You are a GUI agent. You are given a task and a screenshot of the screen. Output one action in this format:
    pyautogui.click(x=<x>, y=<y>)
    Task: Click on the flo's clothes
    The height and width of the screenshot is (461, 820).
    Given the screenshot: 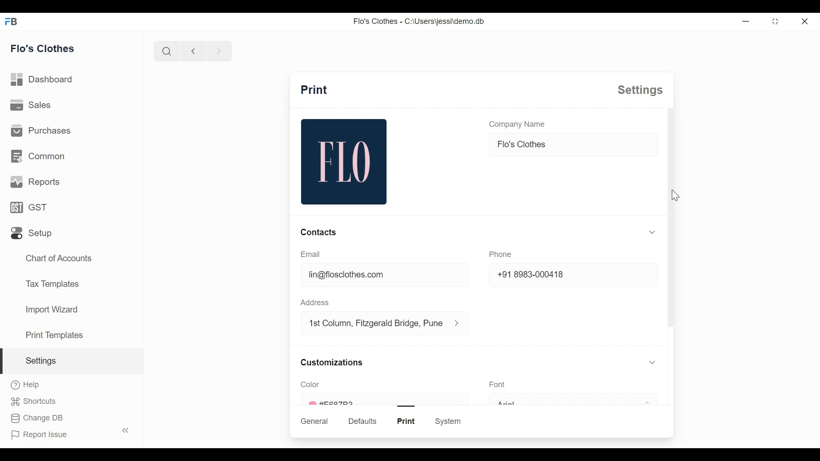 What is the action you would take?
    pyautogui.click(x=43, y=48)
    